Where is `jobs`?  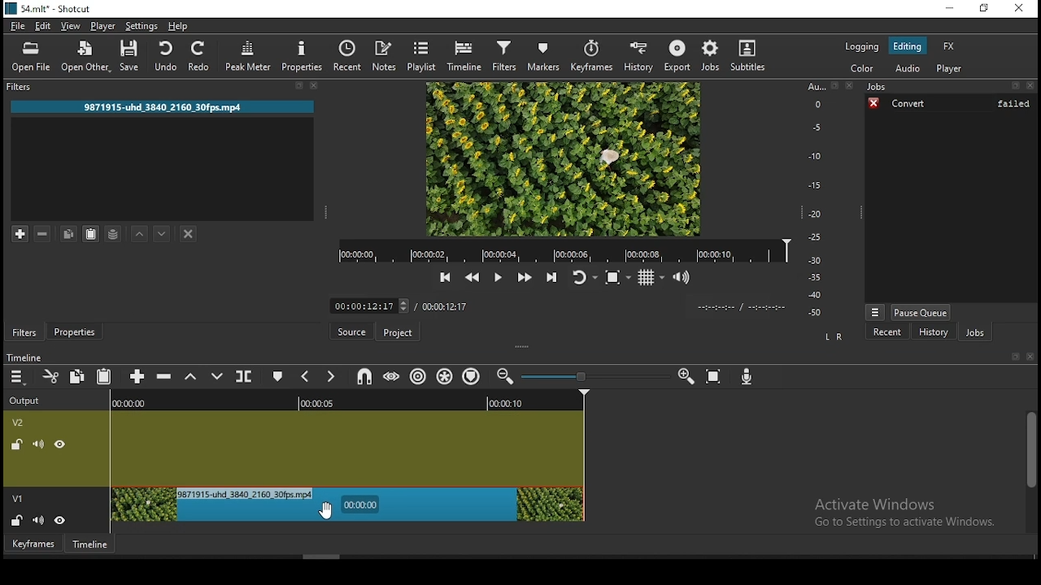 jobs is located at coordinates (977, 332).